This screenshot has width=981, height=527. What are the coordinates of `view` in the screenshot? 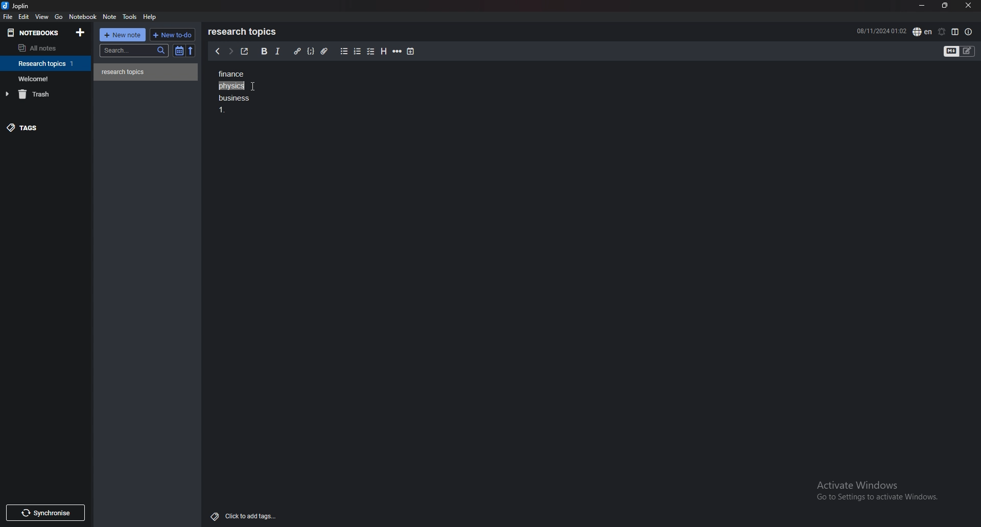 It's located at (42, 17).